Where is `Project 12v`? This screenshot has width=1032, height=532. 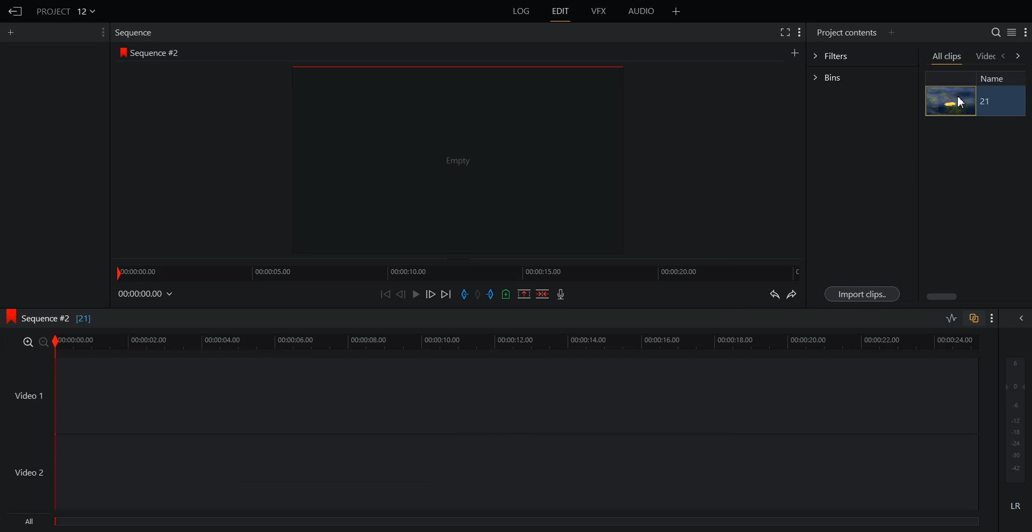
Project 12v is located at coordinates (66, 11).